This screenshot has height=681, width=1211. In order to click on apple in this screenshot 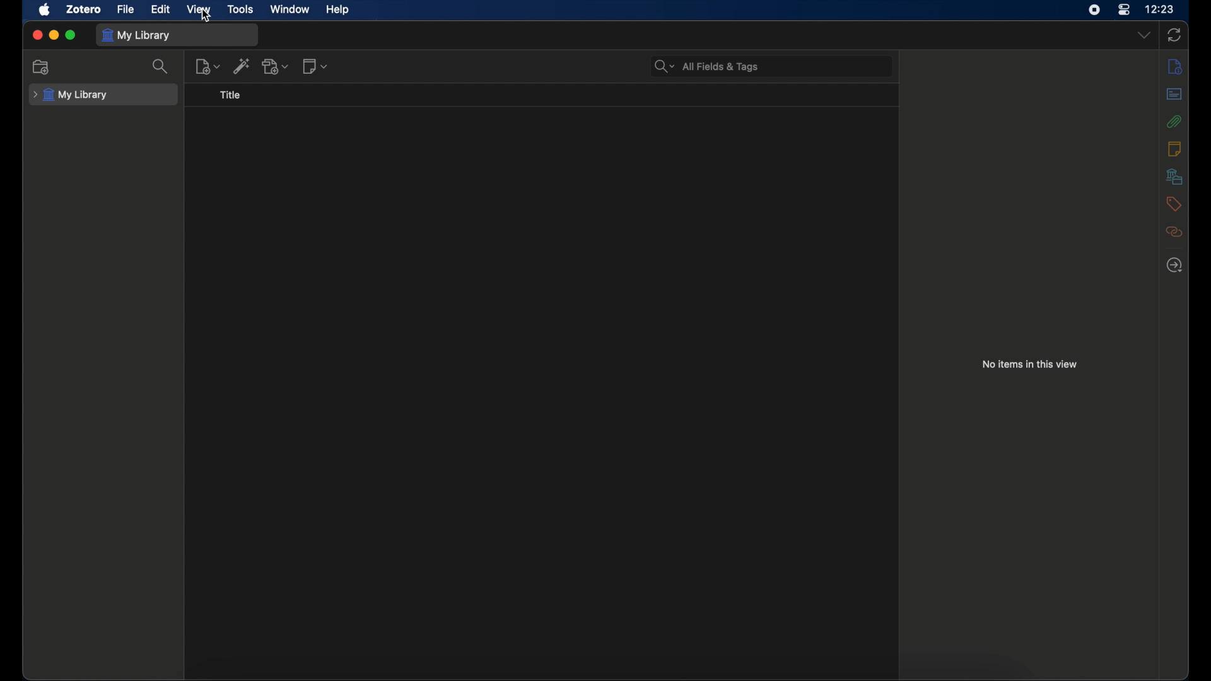, I will do `click(45, 10)`.